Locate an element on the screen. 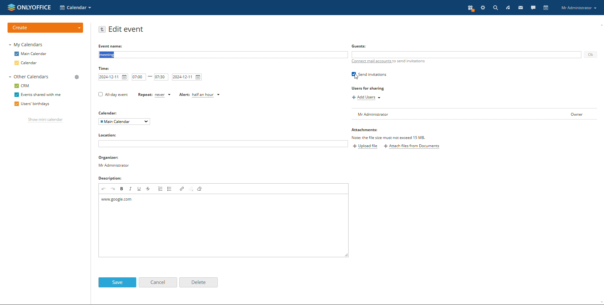  Location: is located at coordinates (107, 135).